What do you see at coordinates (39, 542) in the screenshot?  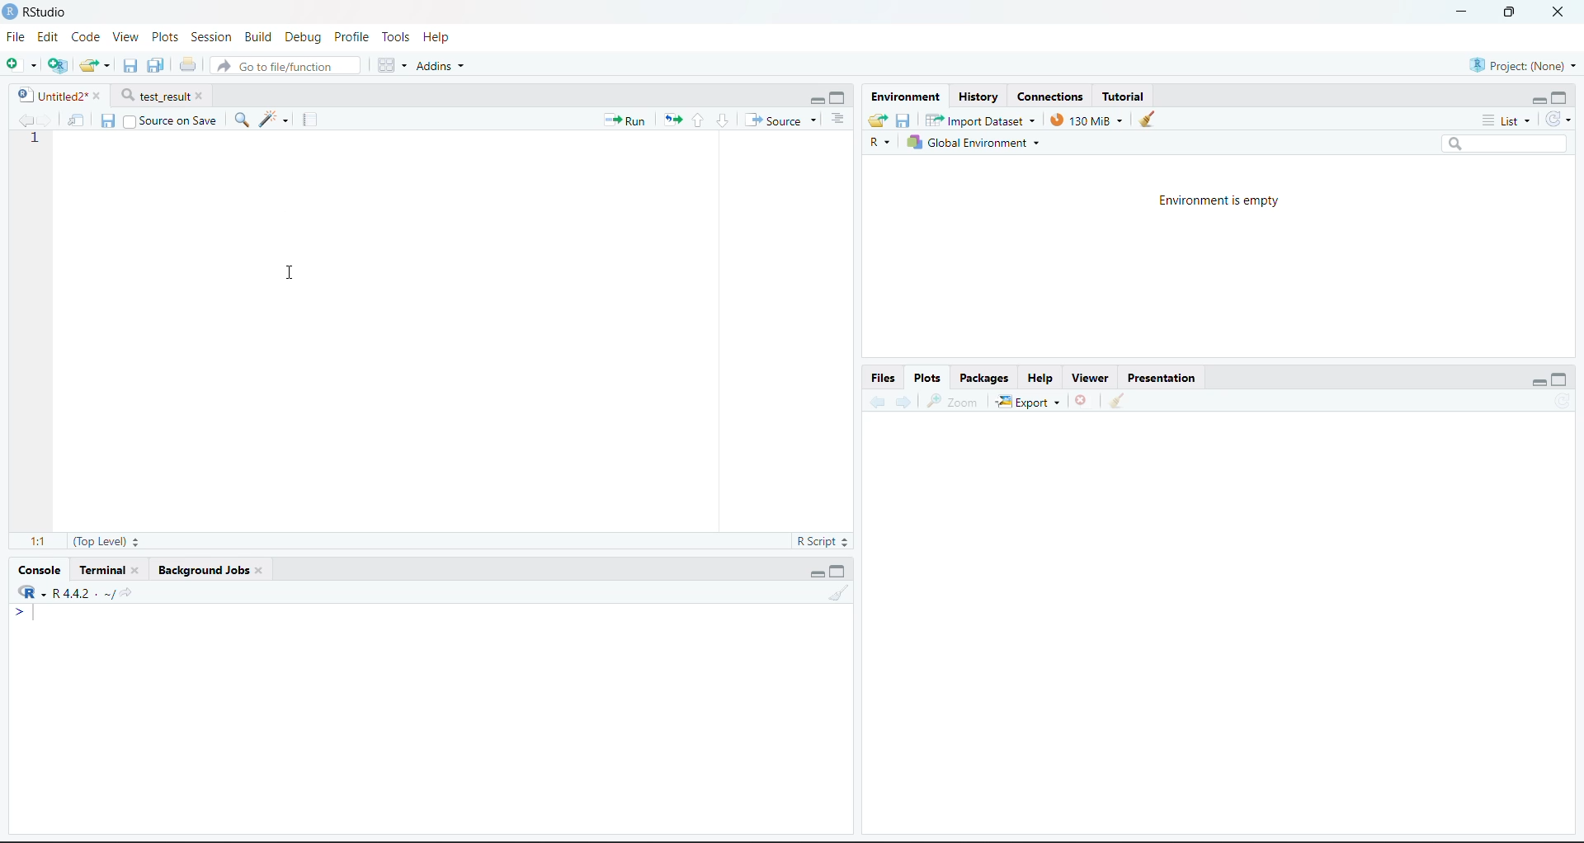 I see `1:1` at bounding box center [39, 542].